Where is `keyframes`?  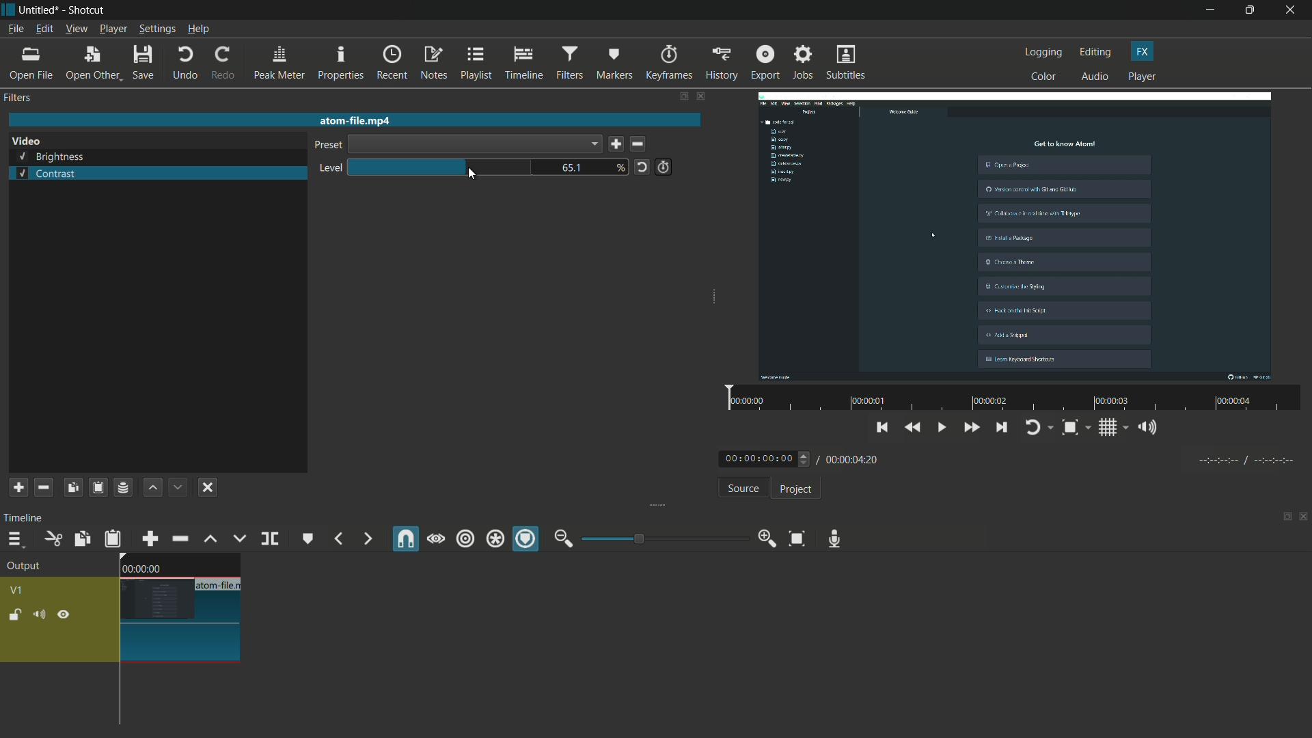
keyframes is located at coordinates (668, 63).